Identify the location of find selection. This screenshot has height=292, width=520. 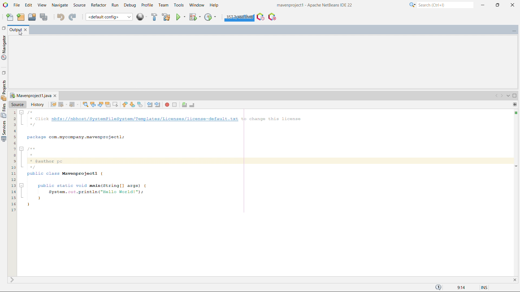
(86, 104).